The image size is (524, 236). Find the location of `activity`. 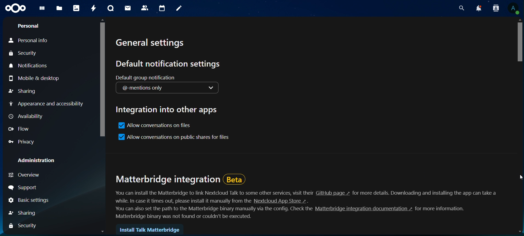

activity is located at coordinates (93, 8).